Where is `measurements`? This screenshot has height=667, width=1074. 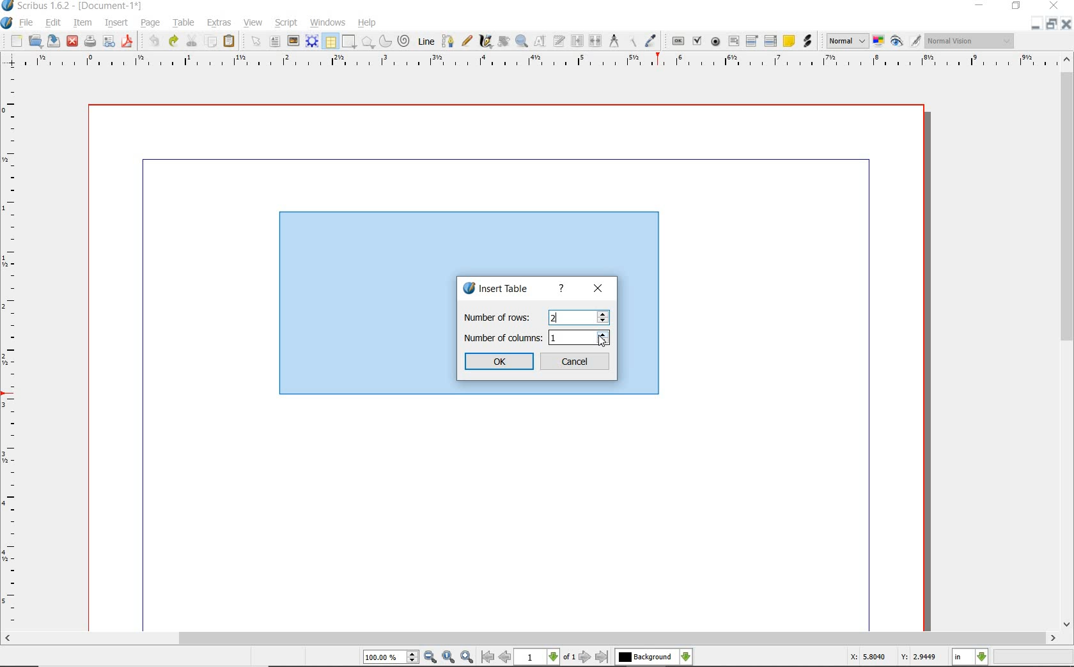
measurements is located at coordinates (614, 41).